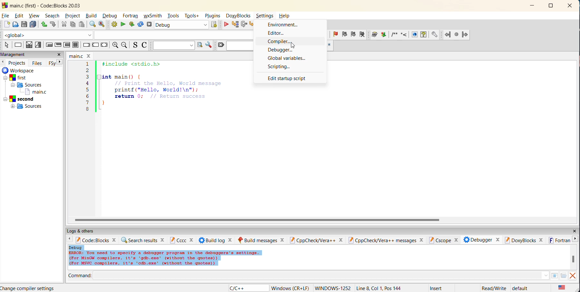  I want to click on build messages, so click(262, 240).